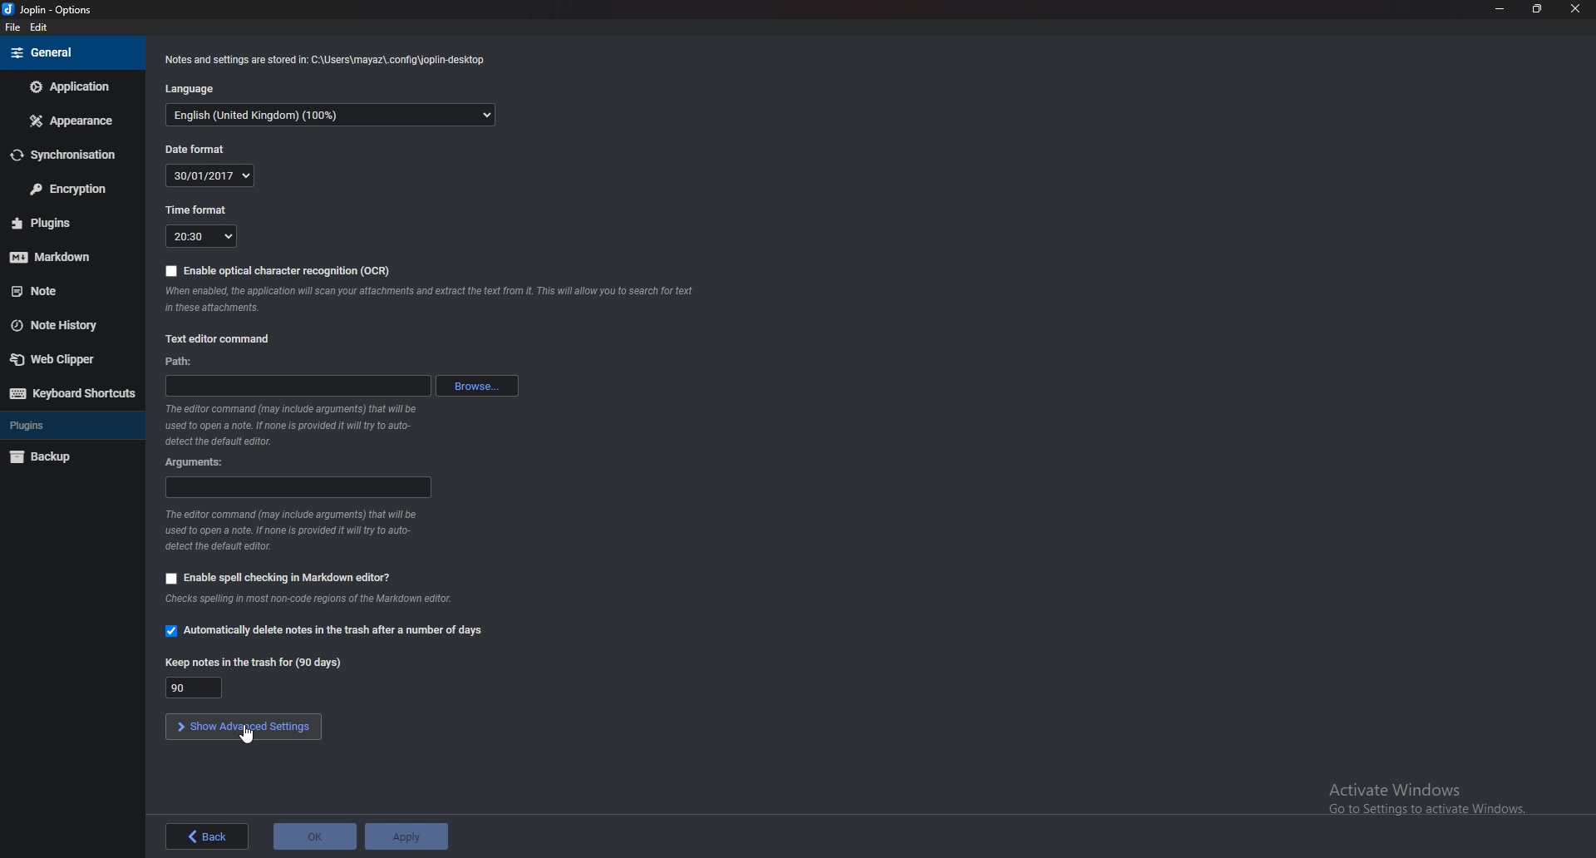 The image size is (1596, 858). What do you see at coordinates (62, 292) in the screenshot?
I see `note` at bounding box center [62, 292].